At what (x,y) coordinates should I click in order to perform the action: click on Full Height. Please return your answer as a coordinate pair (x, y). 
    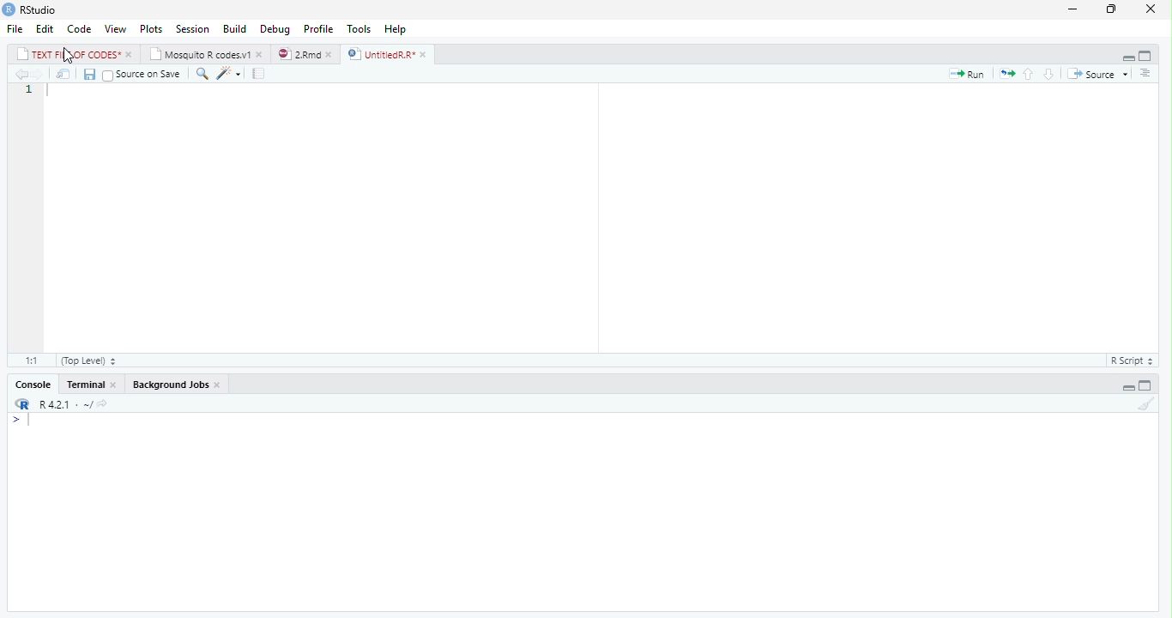
    Looking at the image, I should click on (1148, 55).